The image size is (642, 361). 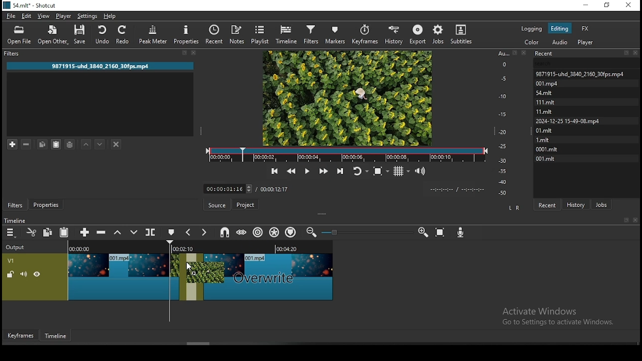 I want to click on zoom in or zoom out button, so click(x=366, y=232).